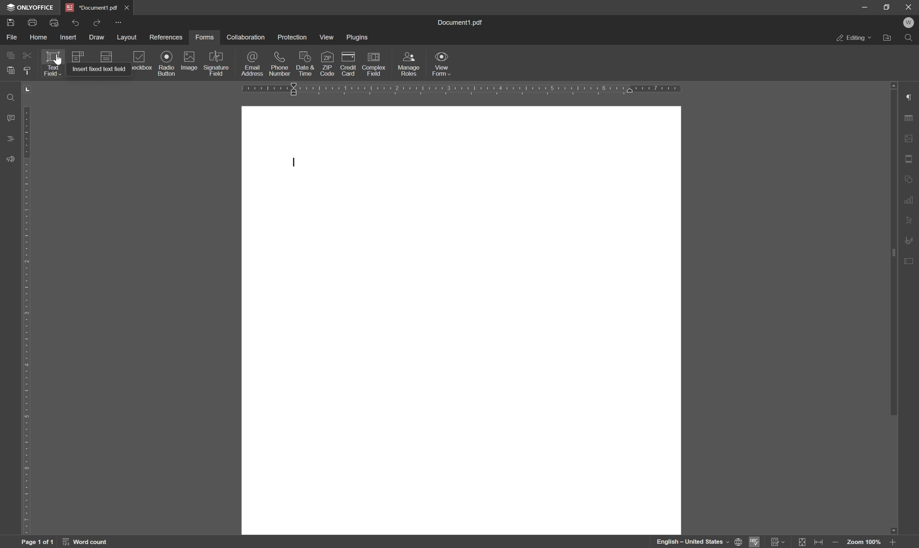 The width and height of the screenshot is (919, 548). Describe the element at coordinates (217, 64) in the screenshot. I see `signature field` at that location.